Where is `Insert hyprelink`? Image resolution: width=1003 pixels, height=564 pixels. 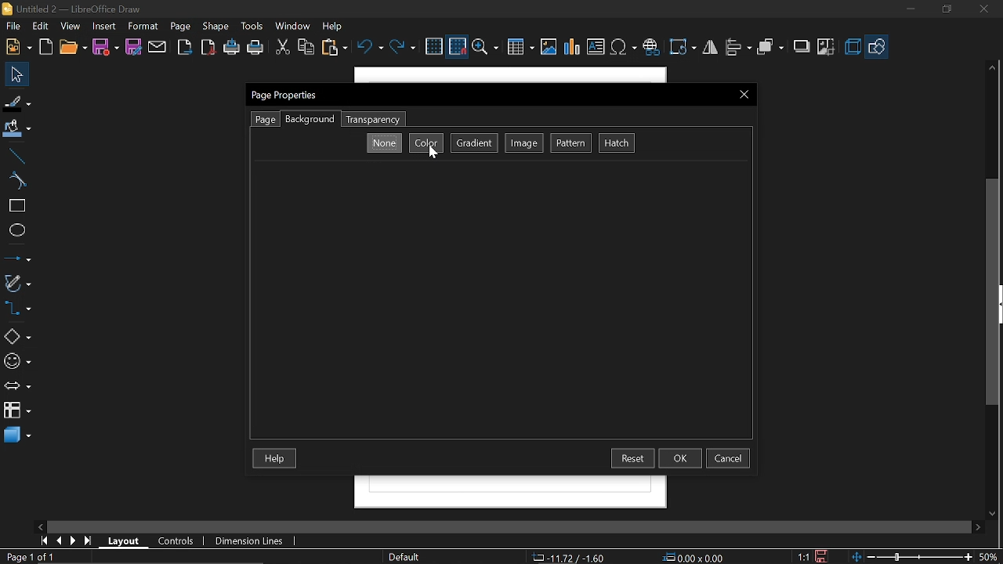
Insert hyprelink is located at coordinates (651, 48).